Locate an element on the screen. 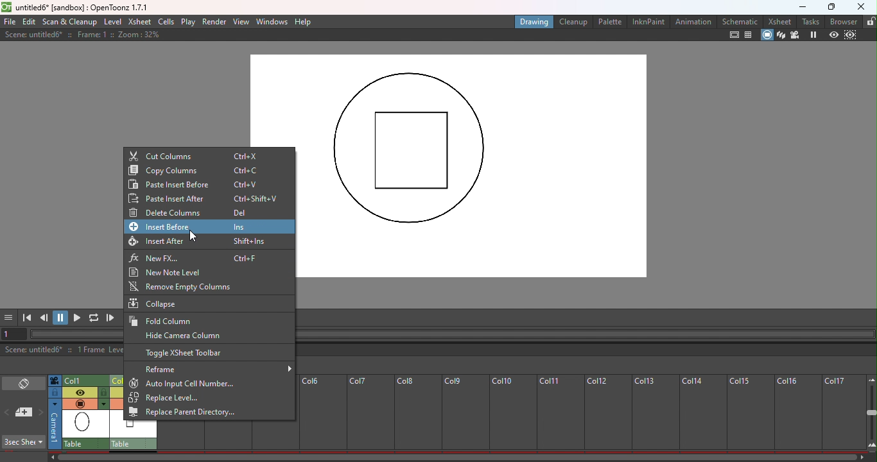 This screenshot has width=877, height=462. Horizontal scroll bar is located at coordinates (452, 456).